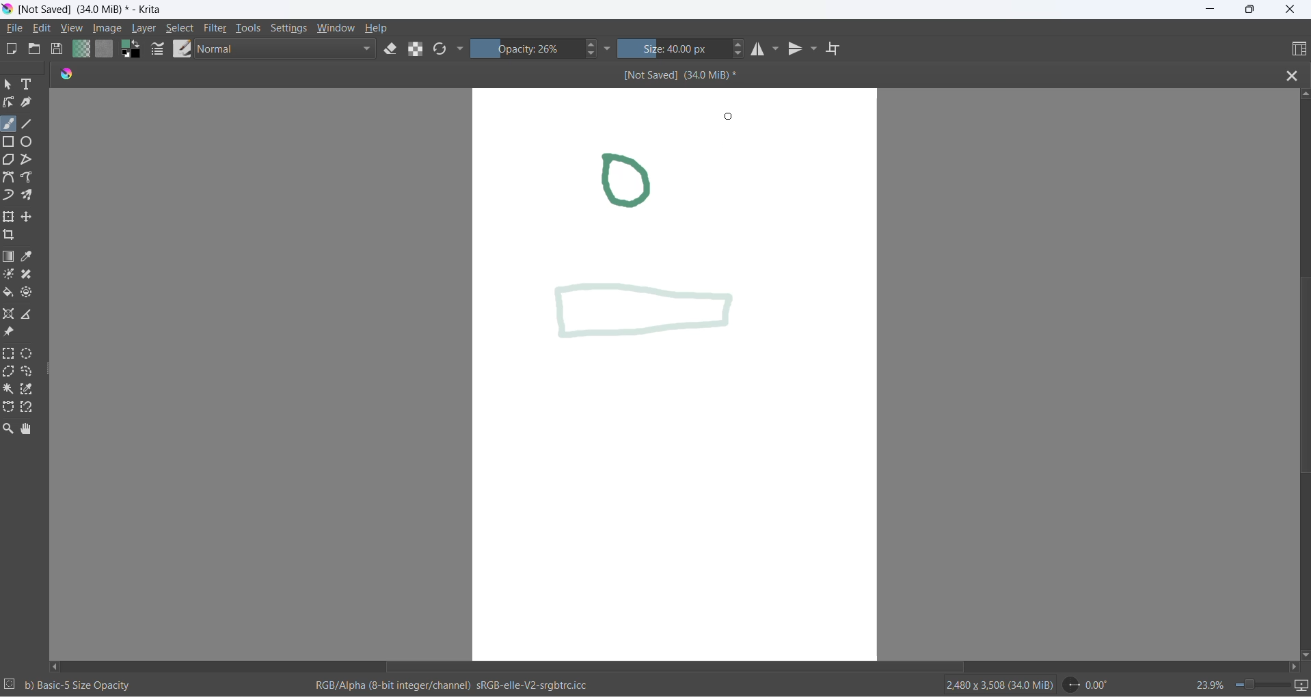 The height and width of the screenshot is (697, 1311). I want to click on Bezier tool , so click(9, 178).